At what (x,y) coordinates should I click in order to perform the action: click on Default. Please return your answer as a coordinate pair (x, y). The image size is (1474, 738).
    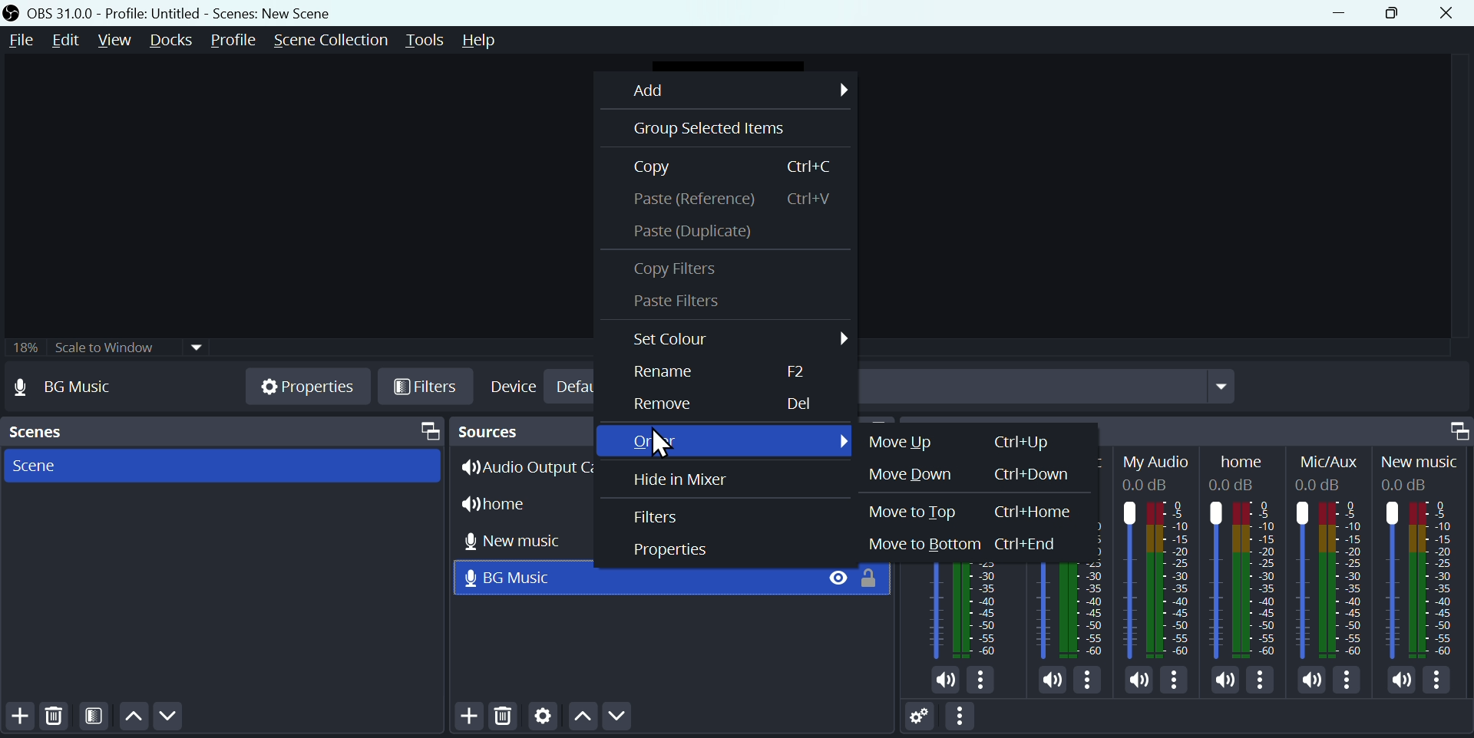
    Looking at the image, I should click on (578, 387).